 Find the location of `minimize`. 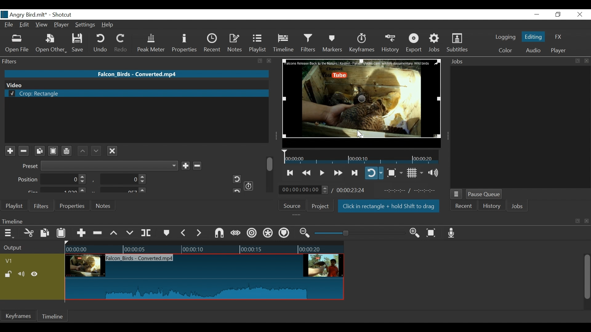

minimize is located at coordinates (537, 15).